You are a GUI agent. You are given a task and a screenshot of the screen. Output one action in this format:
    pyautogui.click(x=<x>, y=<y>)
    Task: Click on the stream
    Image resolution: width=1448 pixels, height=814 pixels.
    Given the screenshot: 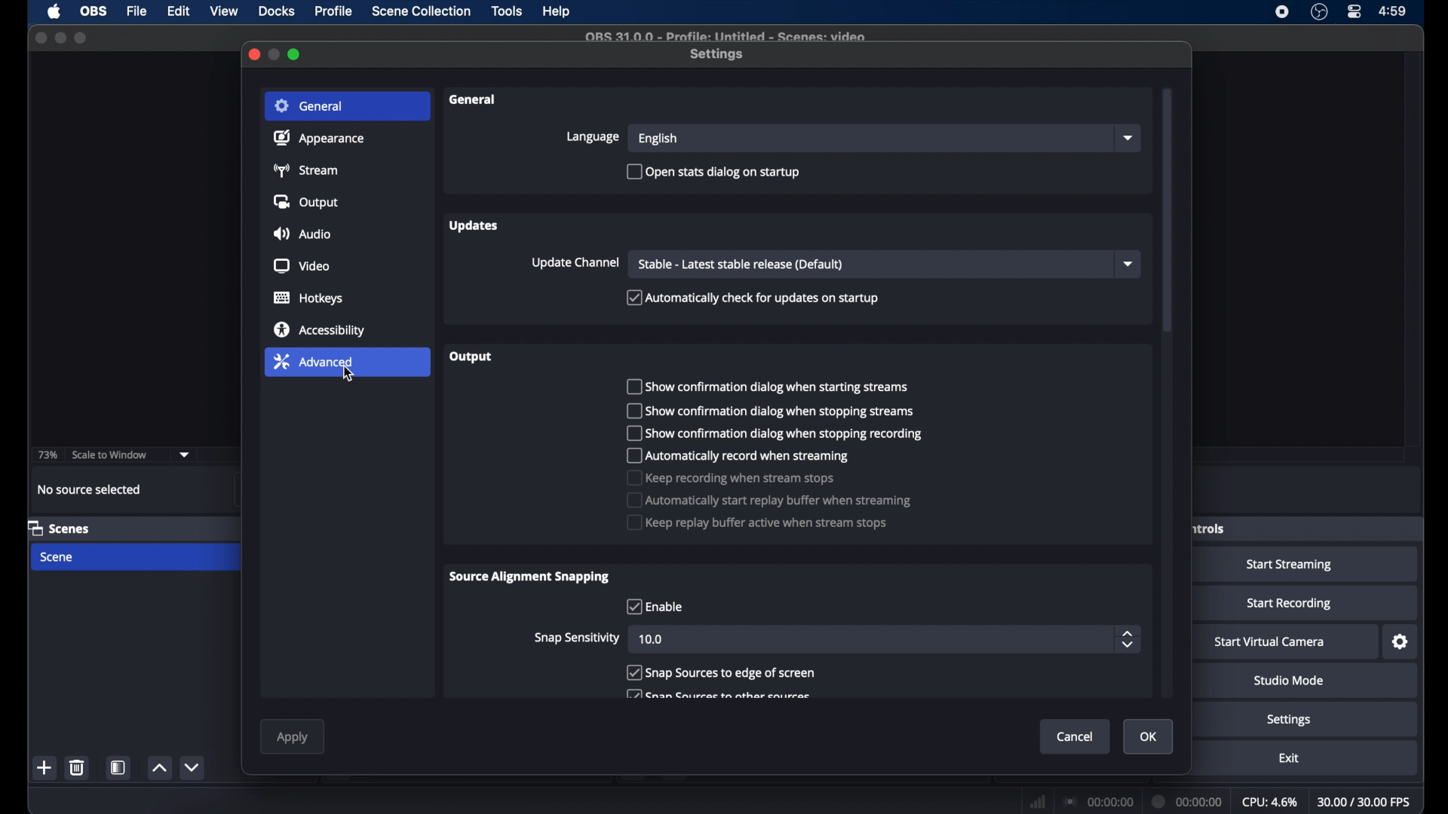 What is the action you would take?
    pyautogui.click(x=308, y=170)
    